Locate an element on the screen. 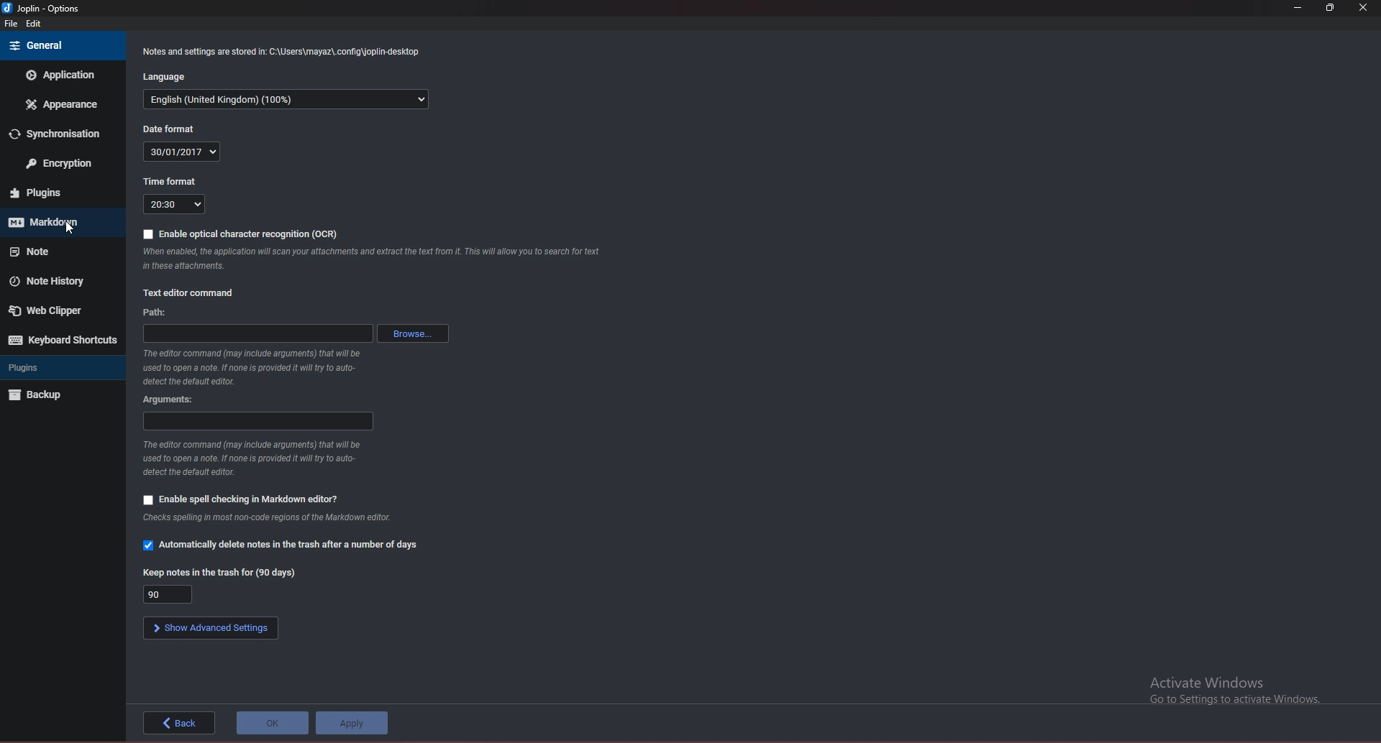 The width and height of the screenshot is (1381, 743). date format is located at coordinates (185, 152).